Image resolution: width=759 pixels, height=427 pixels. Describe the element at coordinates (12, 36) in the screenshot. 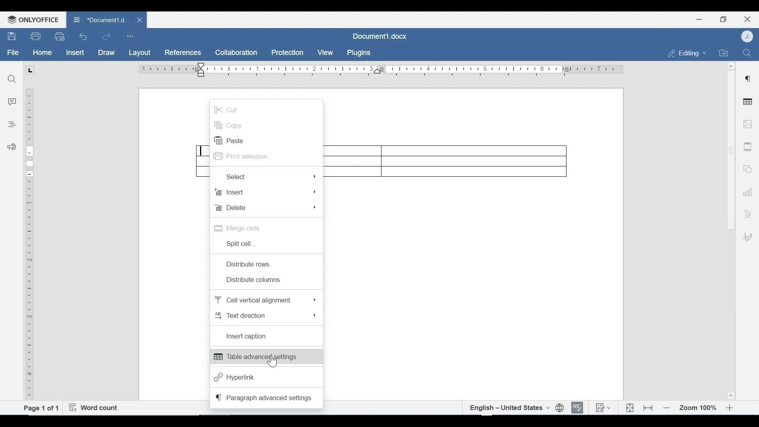

I see `Save` at that location.